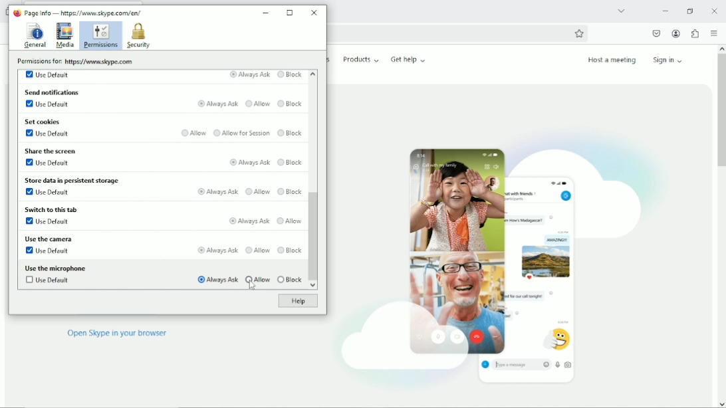 The image size is (726, 408). I want to click on Block, so click(291, 134).